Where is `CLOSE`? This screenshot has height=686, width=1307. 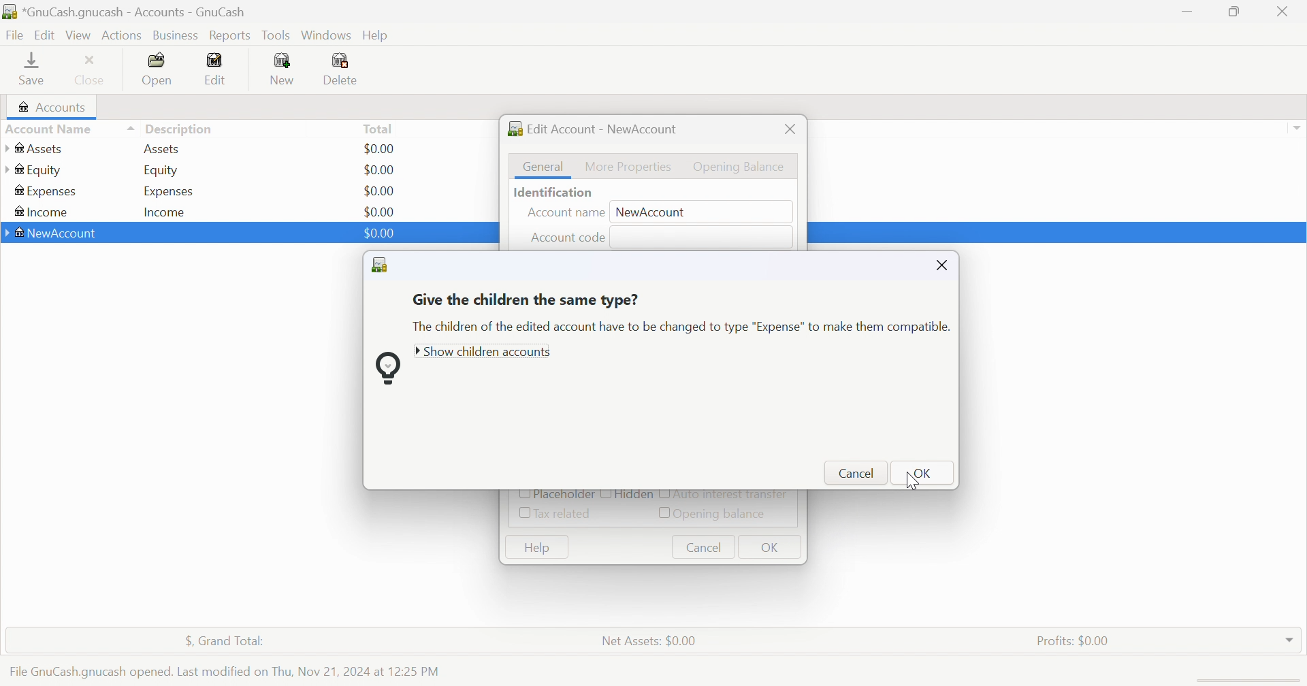
CLOSE is located at coordinates (943, 264).